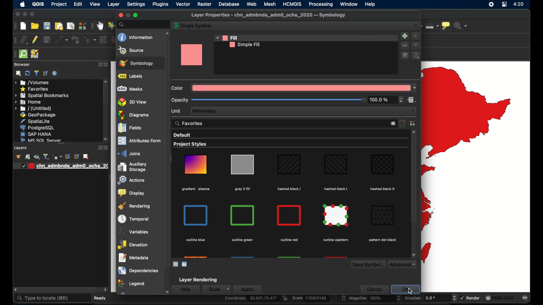 Image resolution: width=543 pixels, height=305 pixels. Describe the element at coordinates (335, 240) in the screenshot. I see `outline xpattern` at that location.